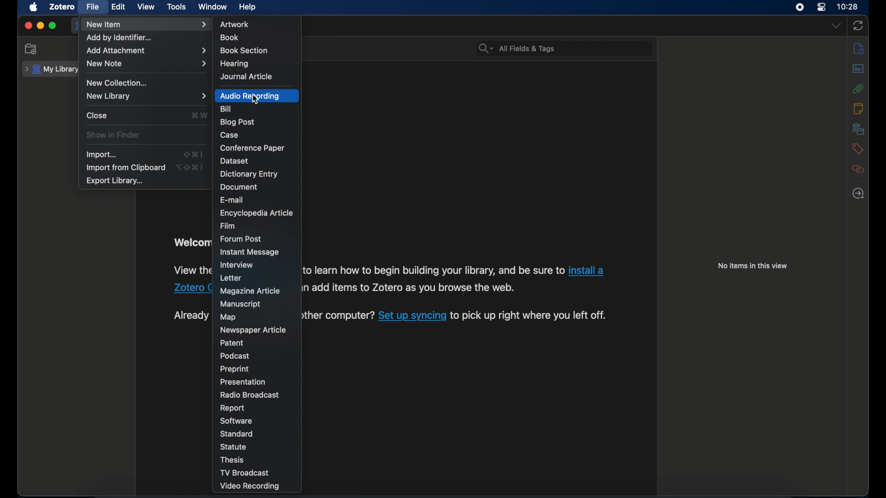 The width and height of the screenshot is (886, 498). I want to click on obscure text, so click(192, 242).